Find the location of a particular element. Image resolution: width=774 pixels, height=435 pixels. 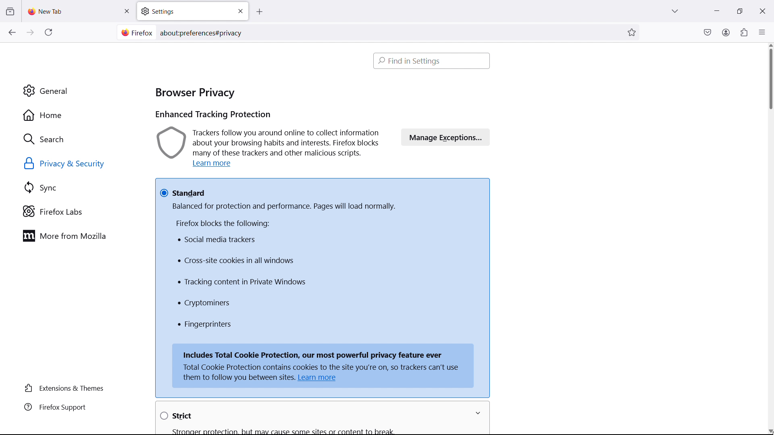

scroll up is located at coordinates (770, 46).